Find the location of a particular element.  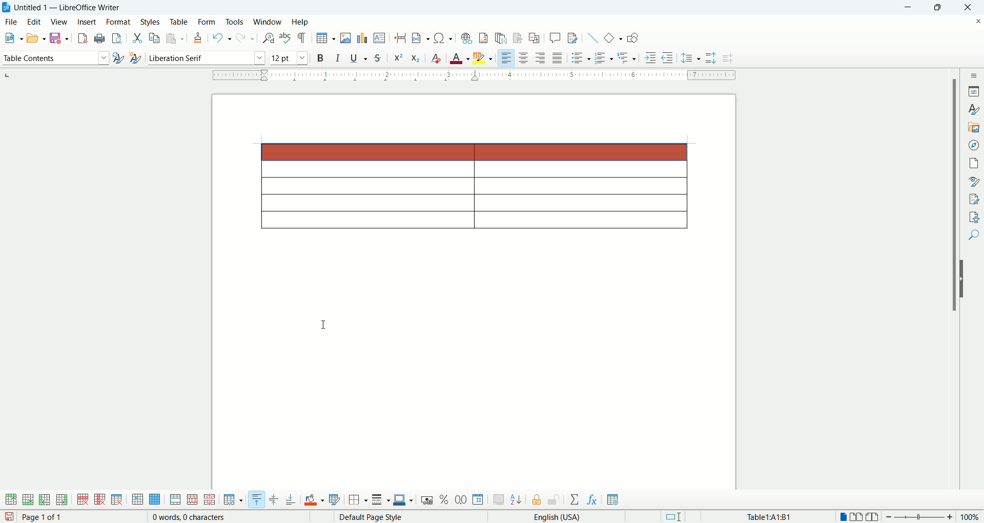

zoom percent is located at coordinates (971, 516).